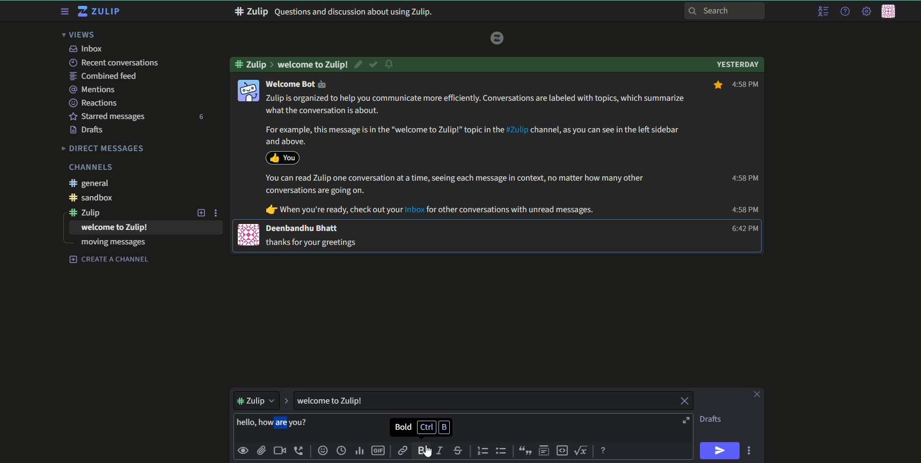 This screenshot has width=921, height=463. I want to click on 4:58 PM, so click(744, 178).